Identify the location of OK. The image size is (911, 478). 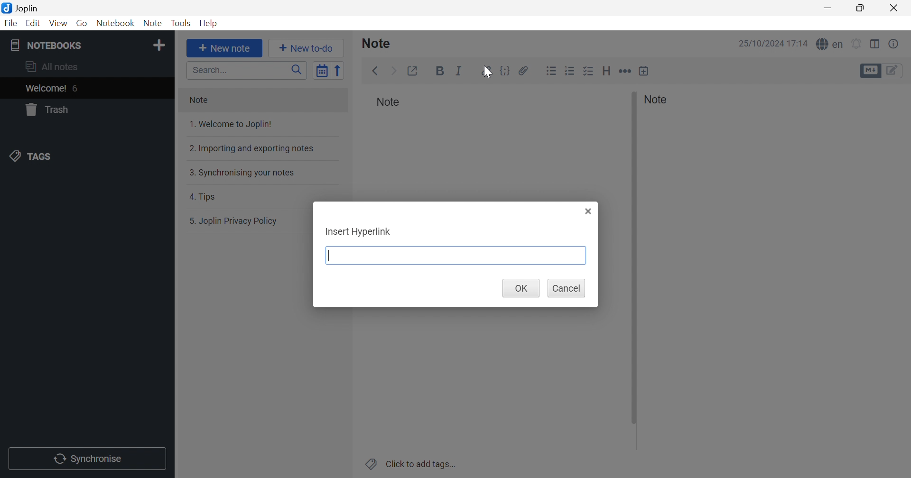
(521, 288).